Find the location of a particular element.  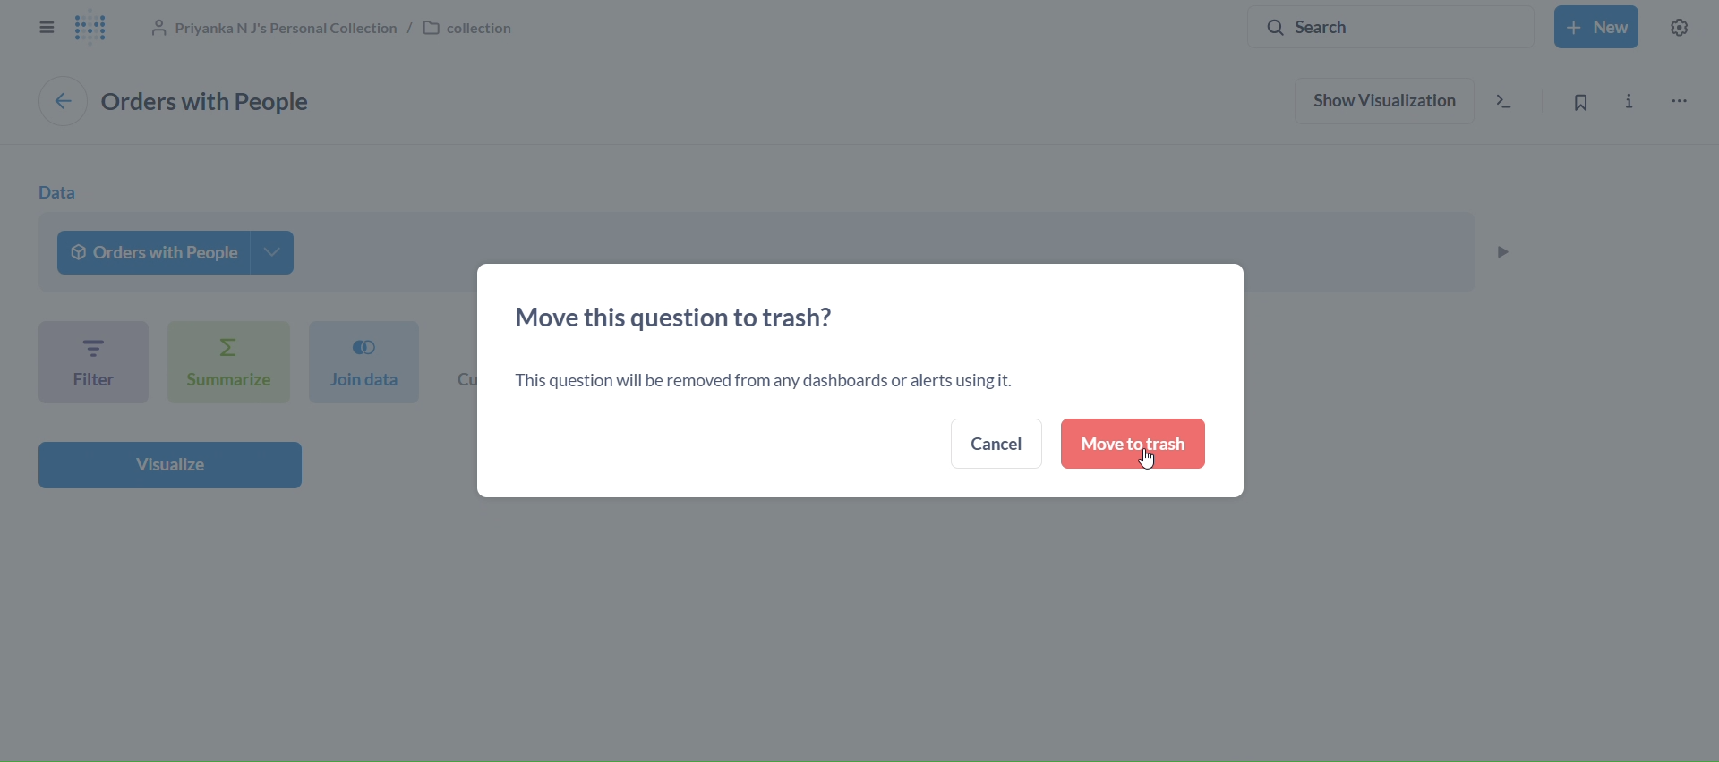

close sidebar is located at coordinates (47, 28).